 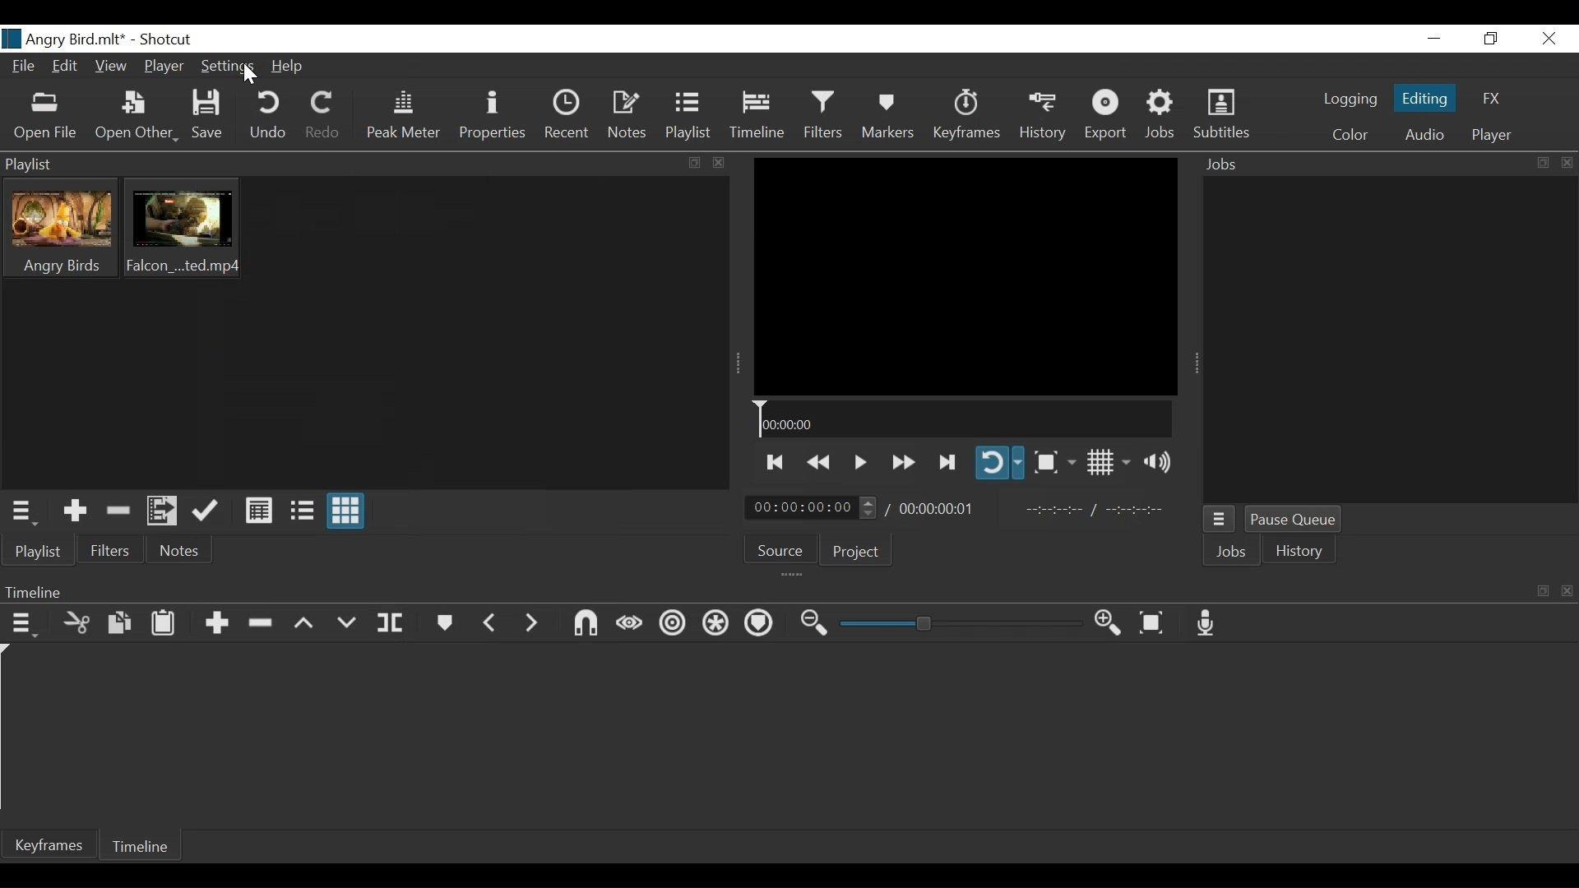 I want to click on Open File, so click(x=47, y=118).